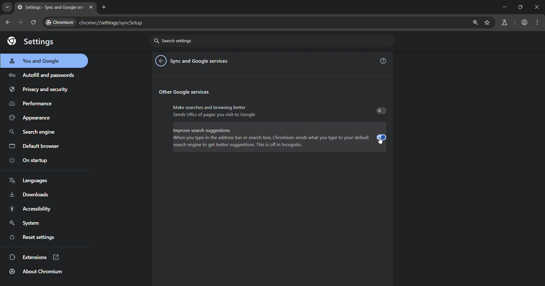 Image resolution: width=545 pixels, height=286 pixels. What do you see at coordinates (201, 62) in the screenshot?
I see `Sync and Google services` at bounding box center [201, 62].